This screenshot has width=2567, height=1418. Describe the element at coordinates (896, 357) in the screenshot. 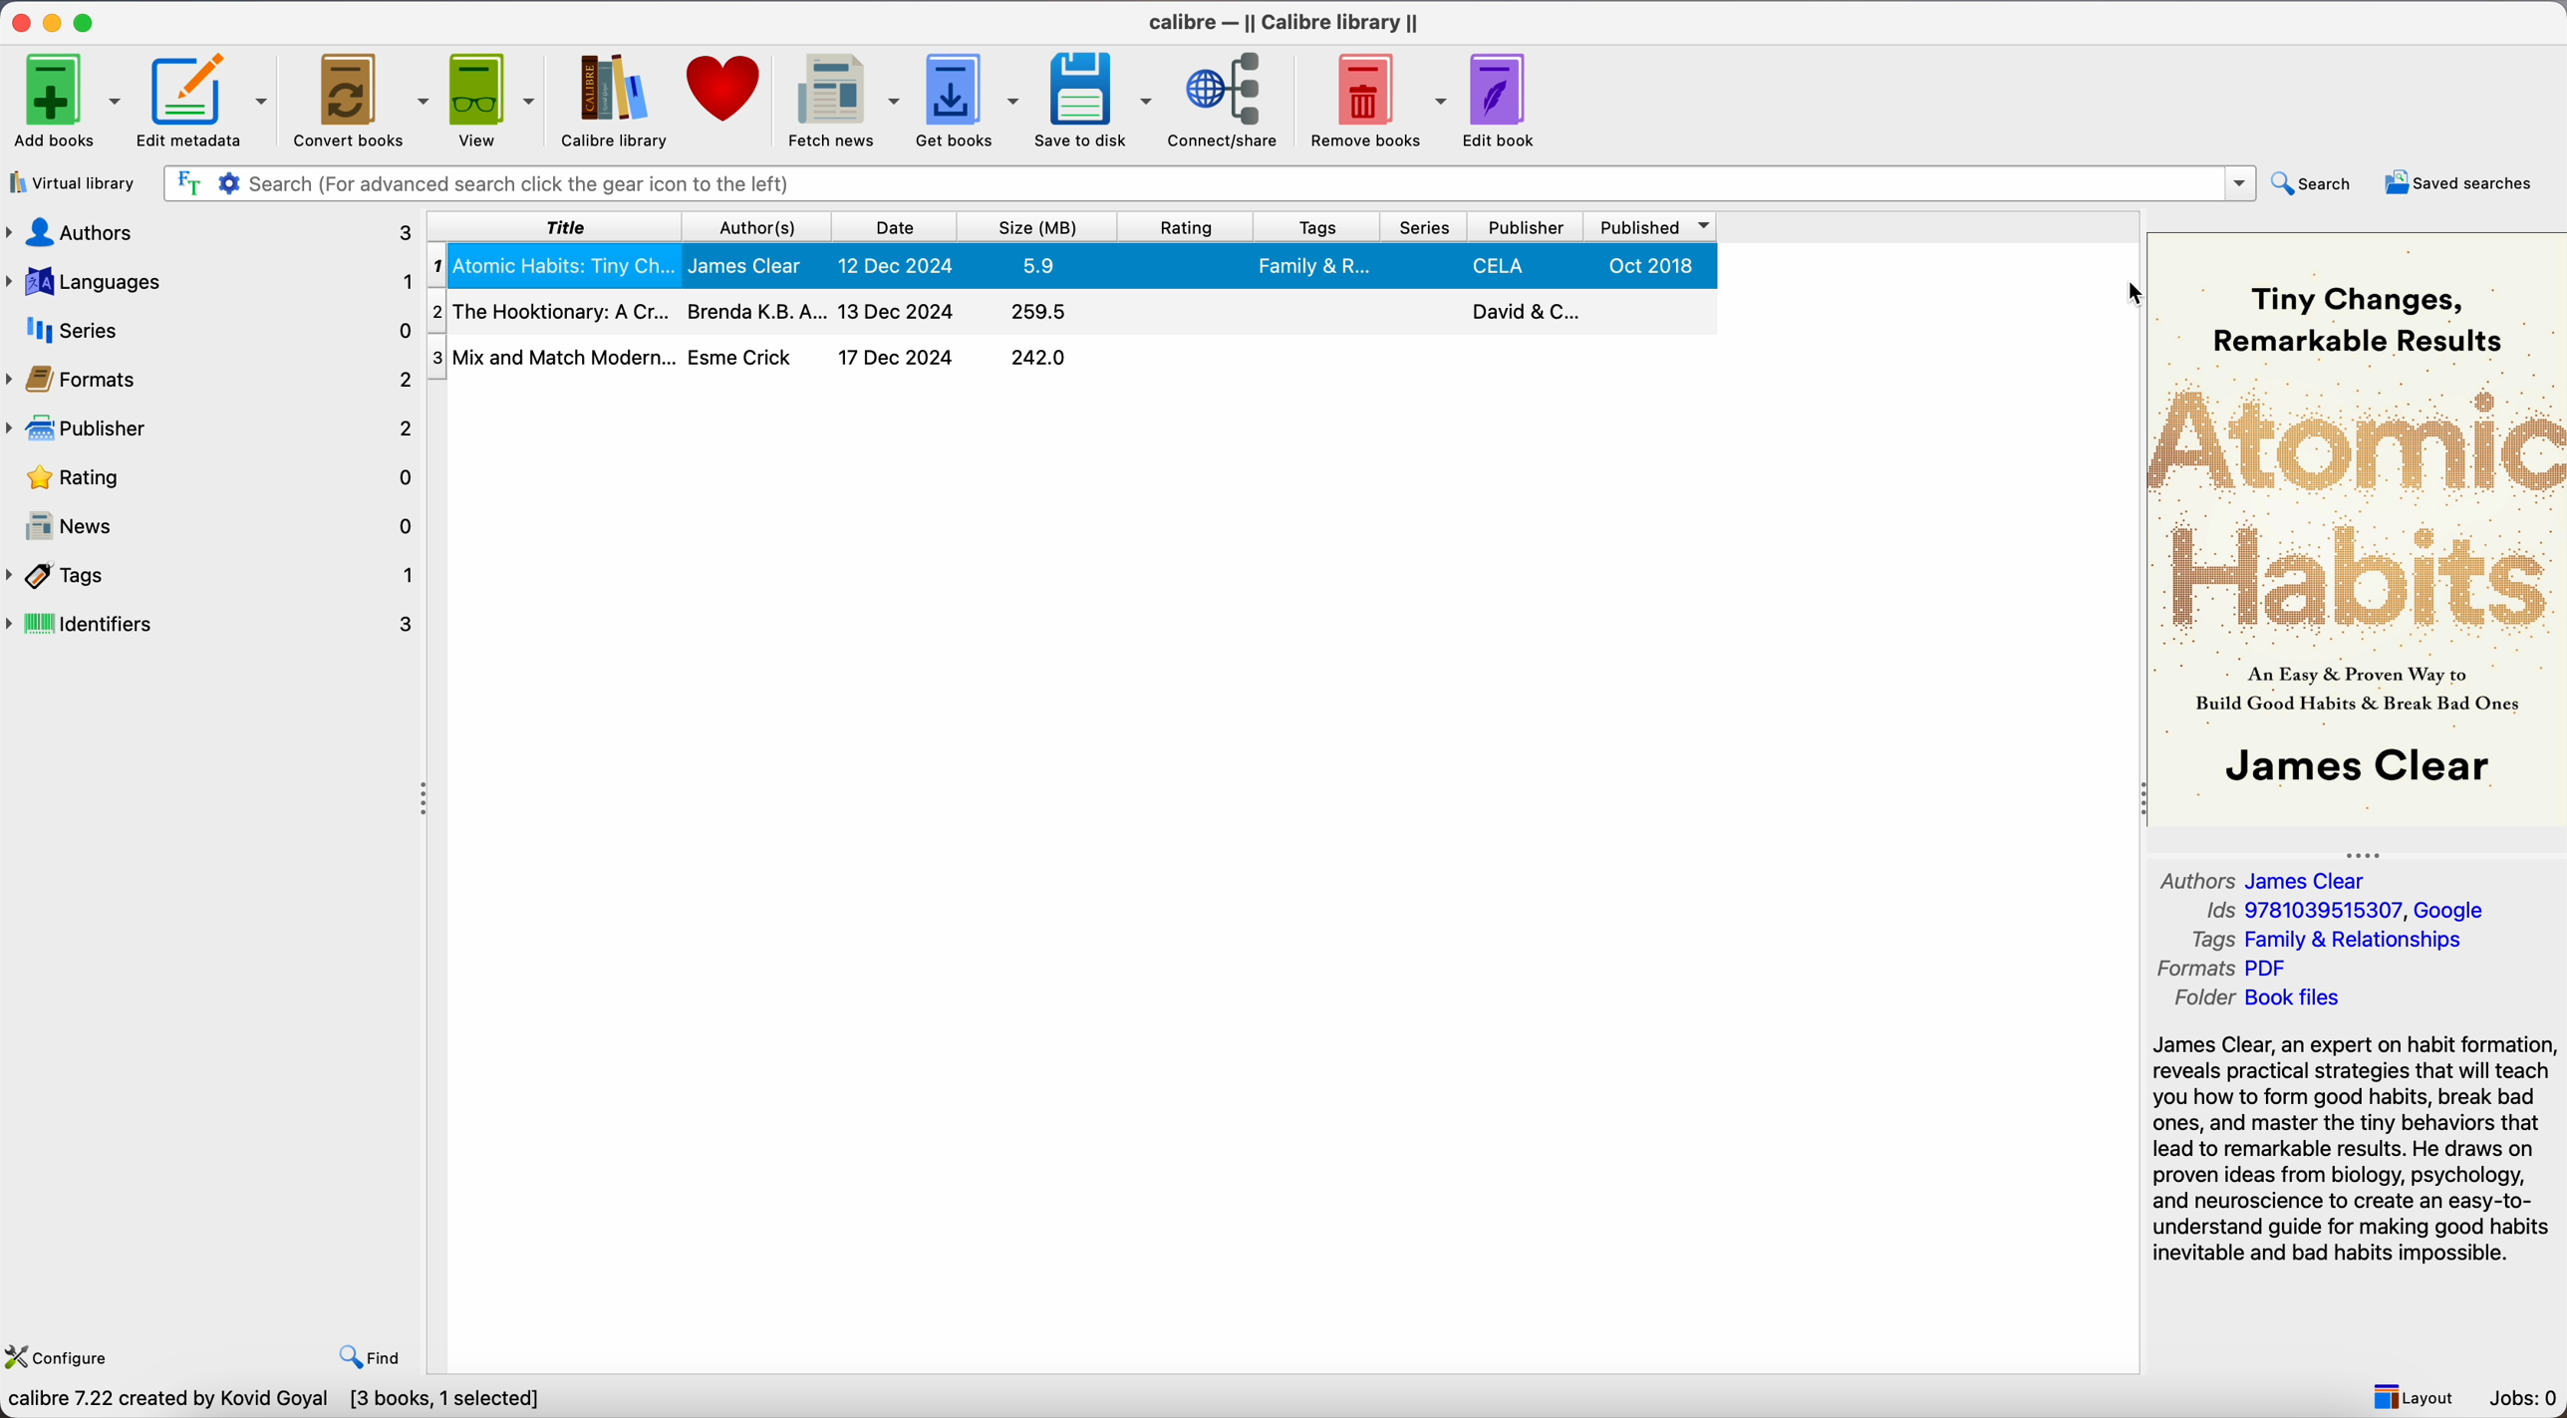

I see `17 Dec 2024` at that location.